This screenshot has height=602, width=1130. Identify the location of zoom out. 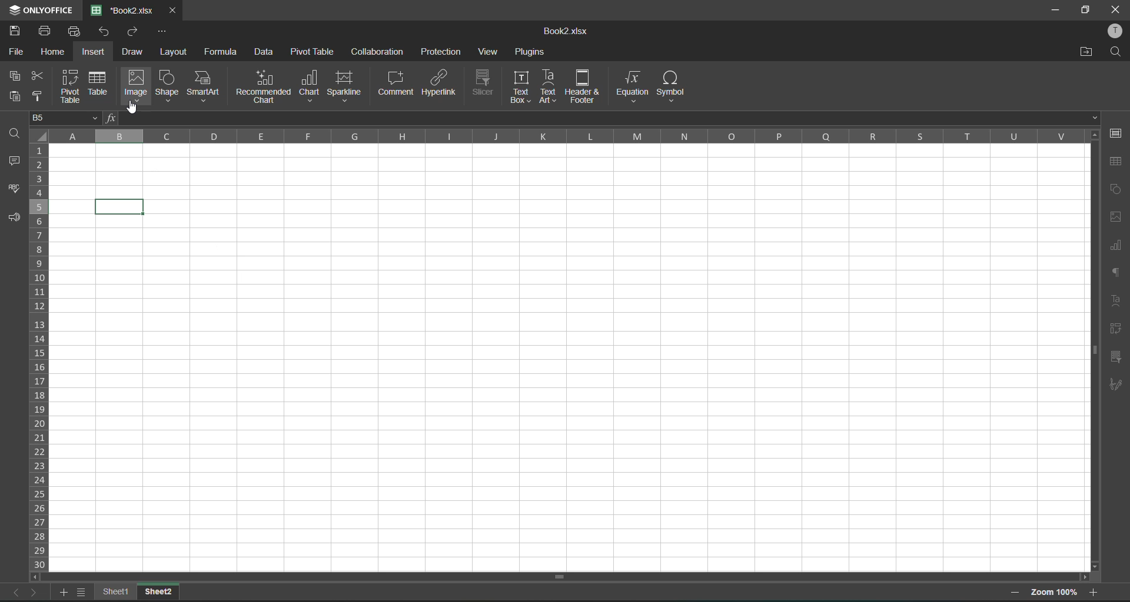
(1017, 594).